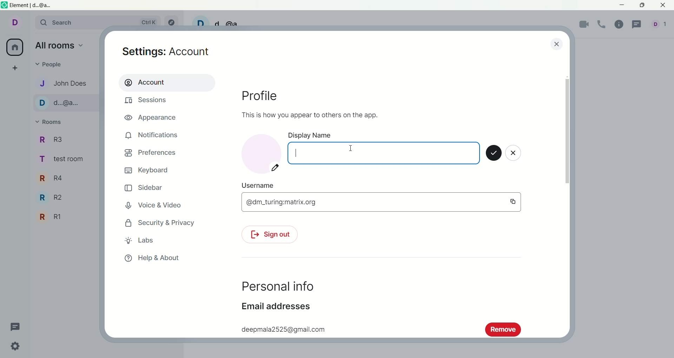 The width and height of the screenshot is (674, 358). I want to click on people, so click(53, 65).